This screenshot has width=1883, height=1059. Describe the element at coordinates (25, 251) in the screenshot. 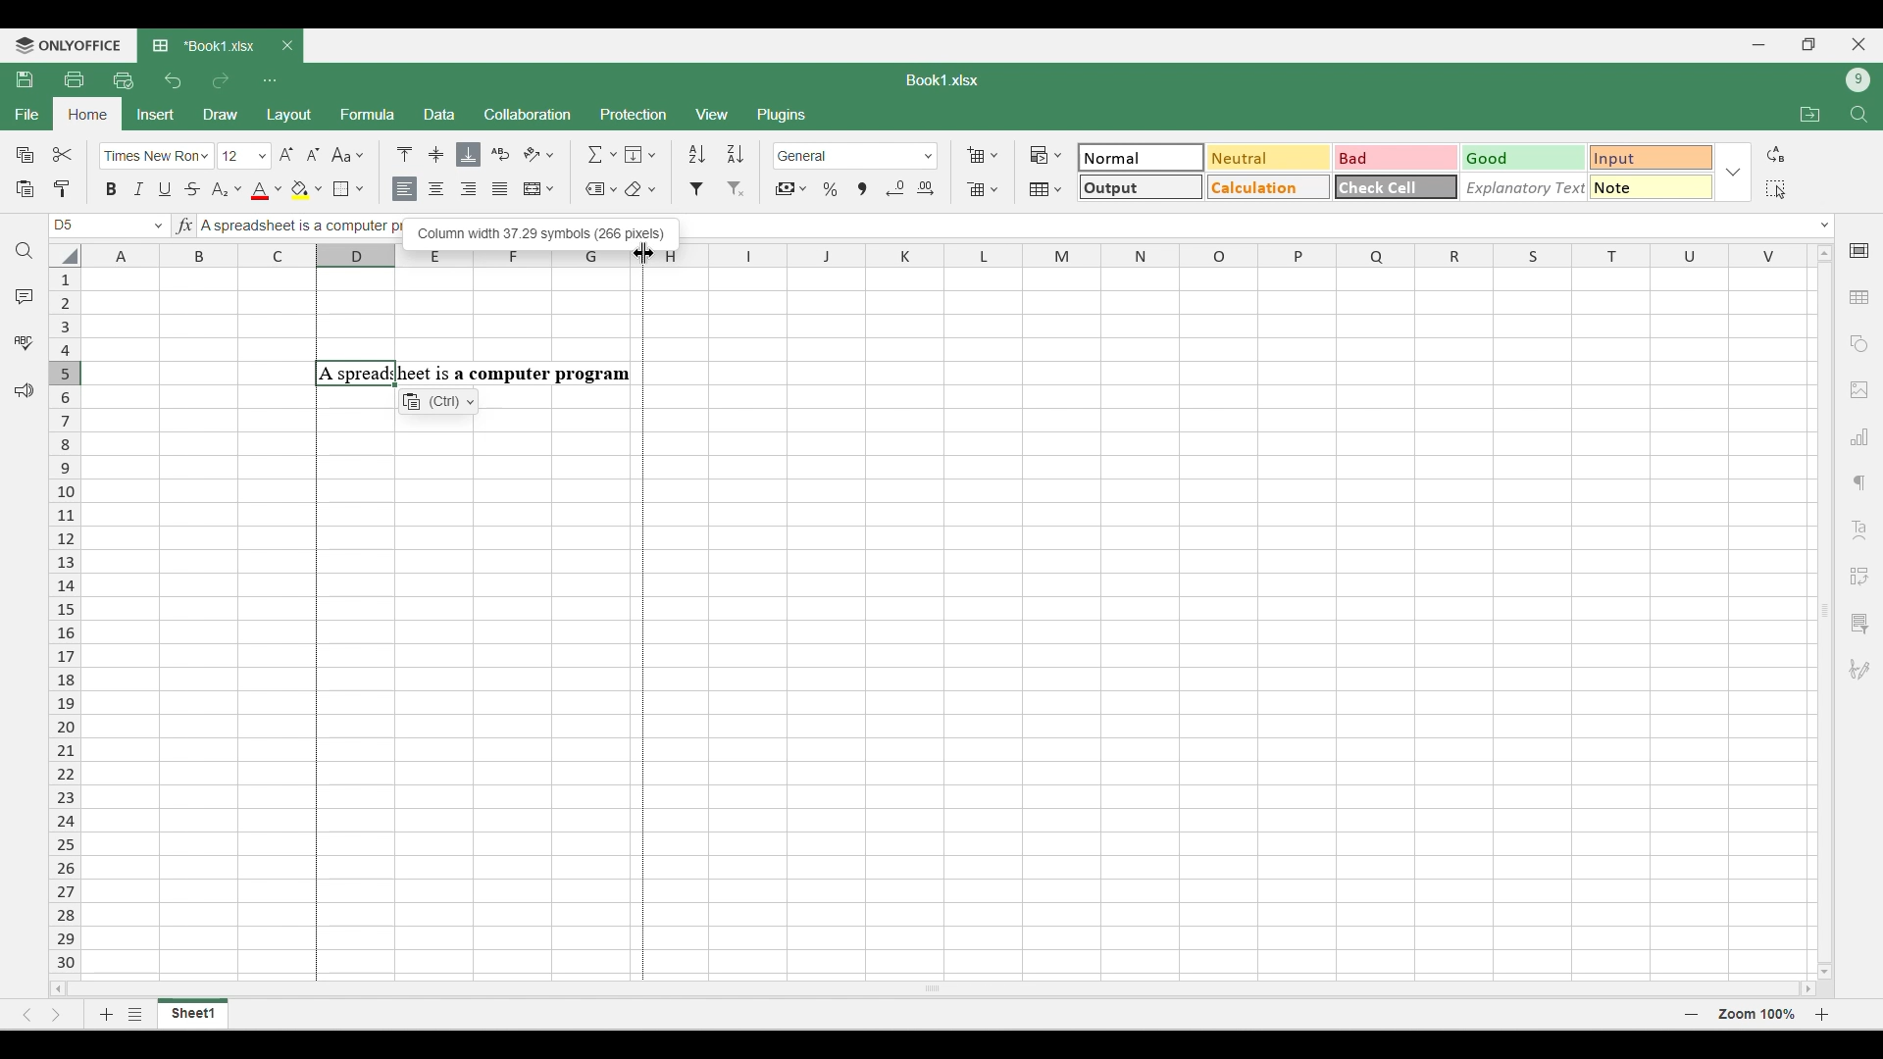

I see `Search` at that location.